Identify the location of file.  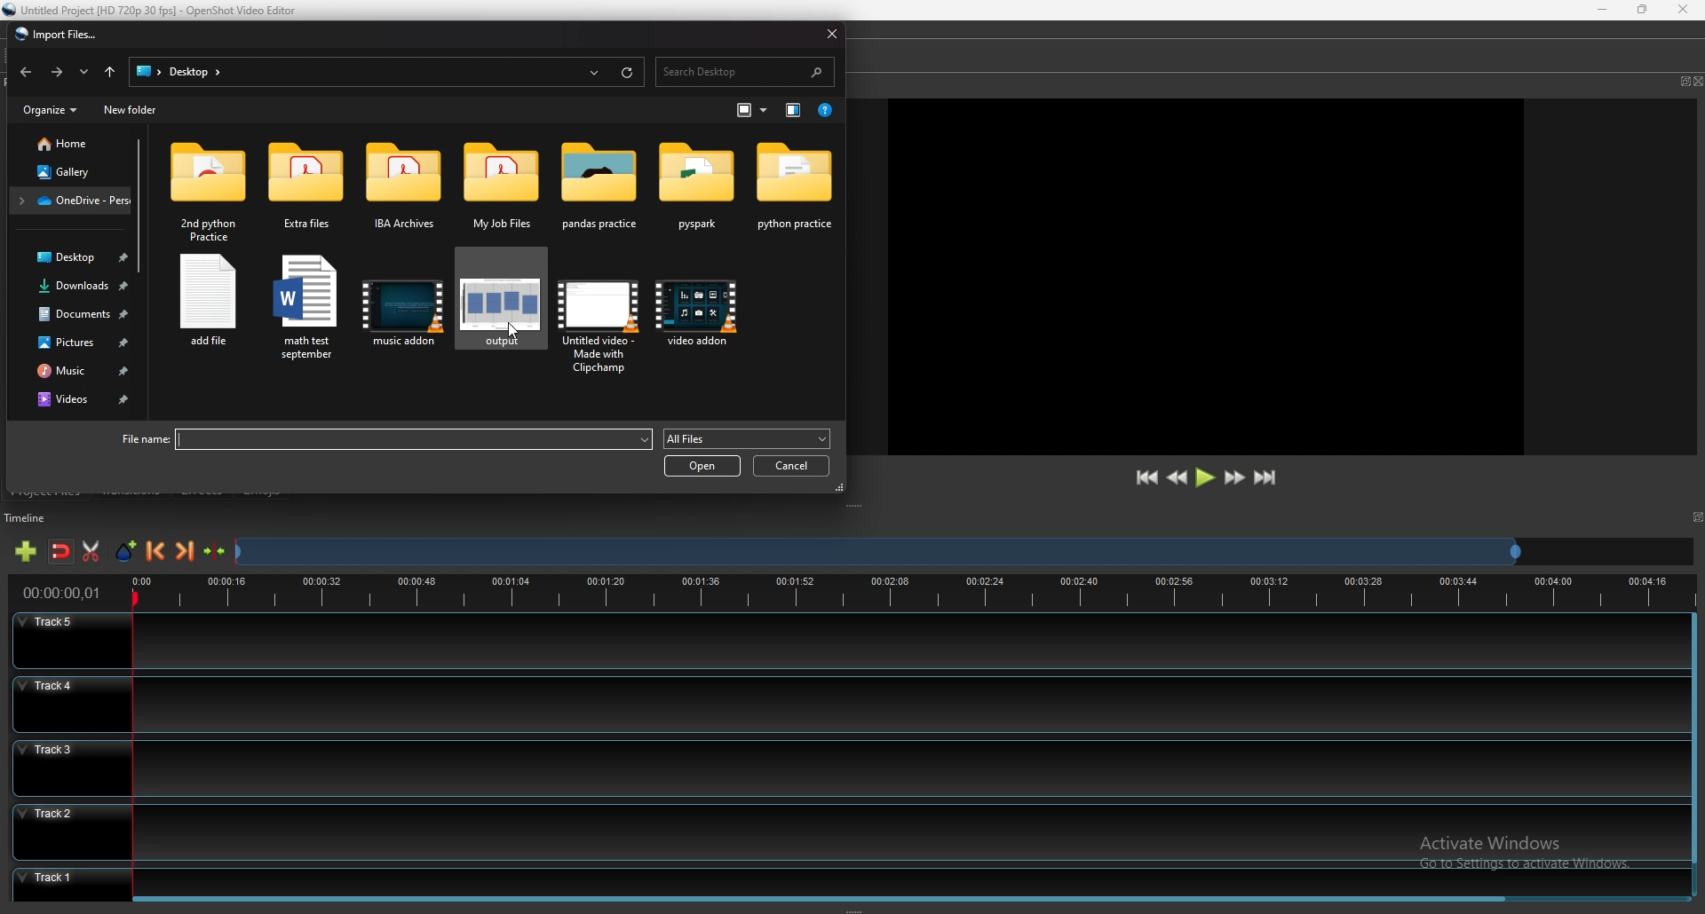
(305, 310).